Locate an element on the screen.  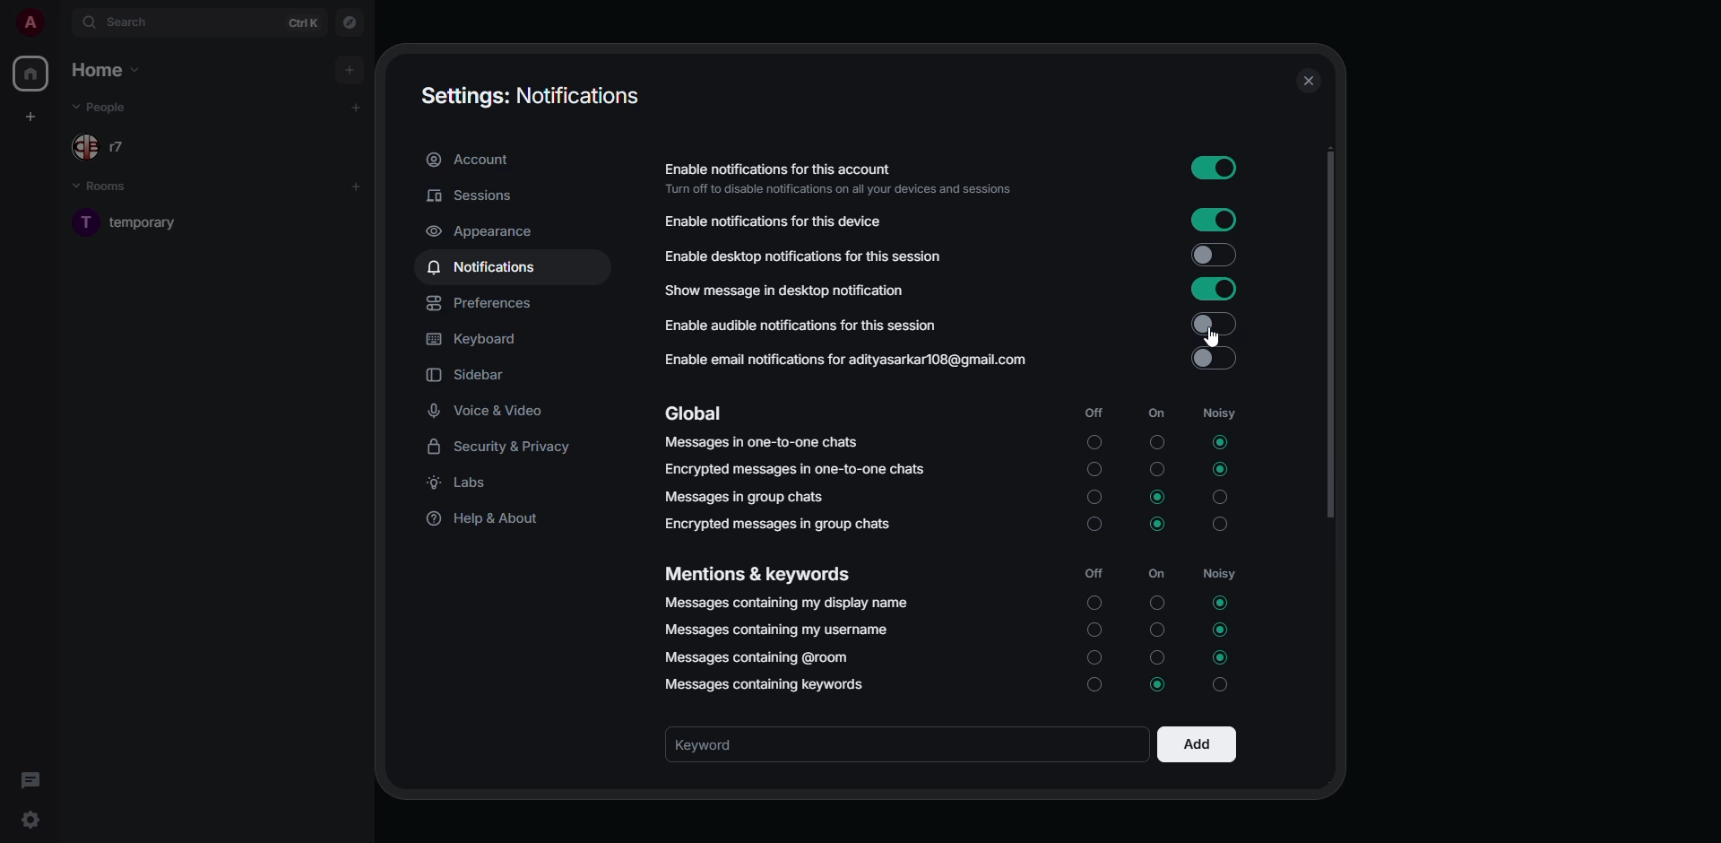
Off Unselected is located at coordinates (1094, 656).